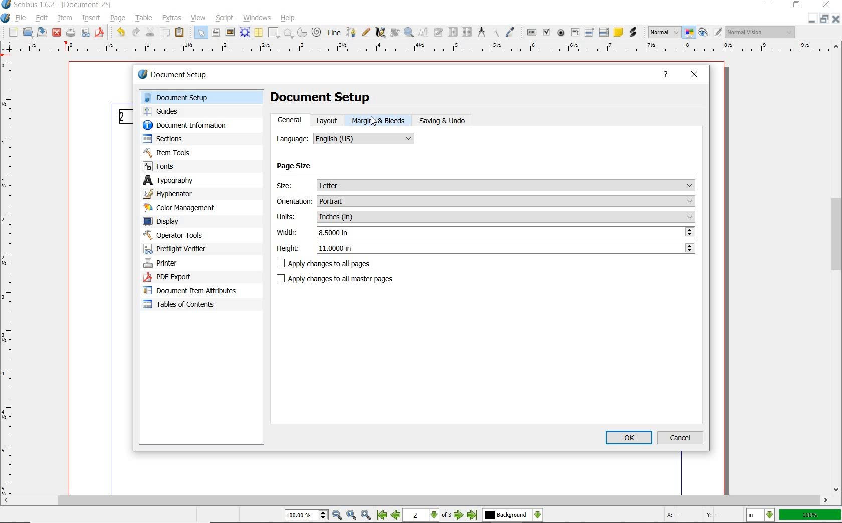 The image size is (842, 523). Describe the element at coordinates (229, 33) in the screenshot. I see `image frame` at that location.